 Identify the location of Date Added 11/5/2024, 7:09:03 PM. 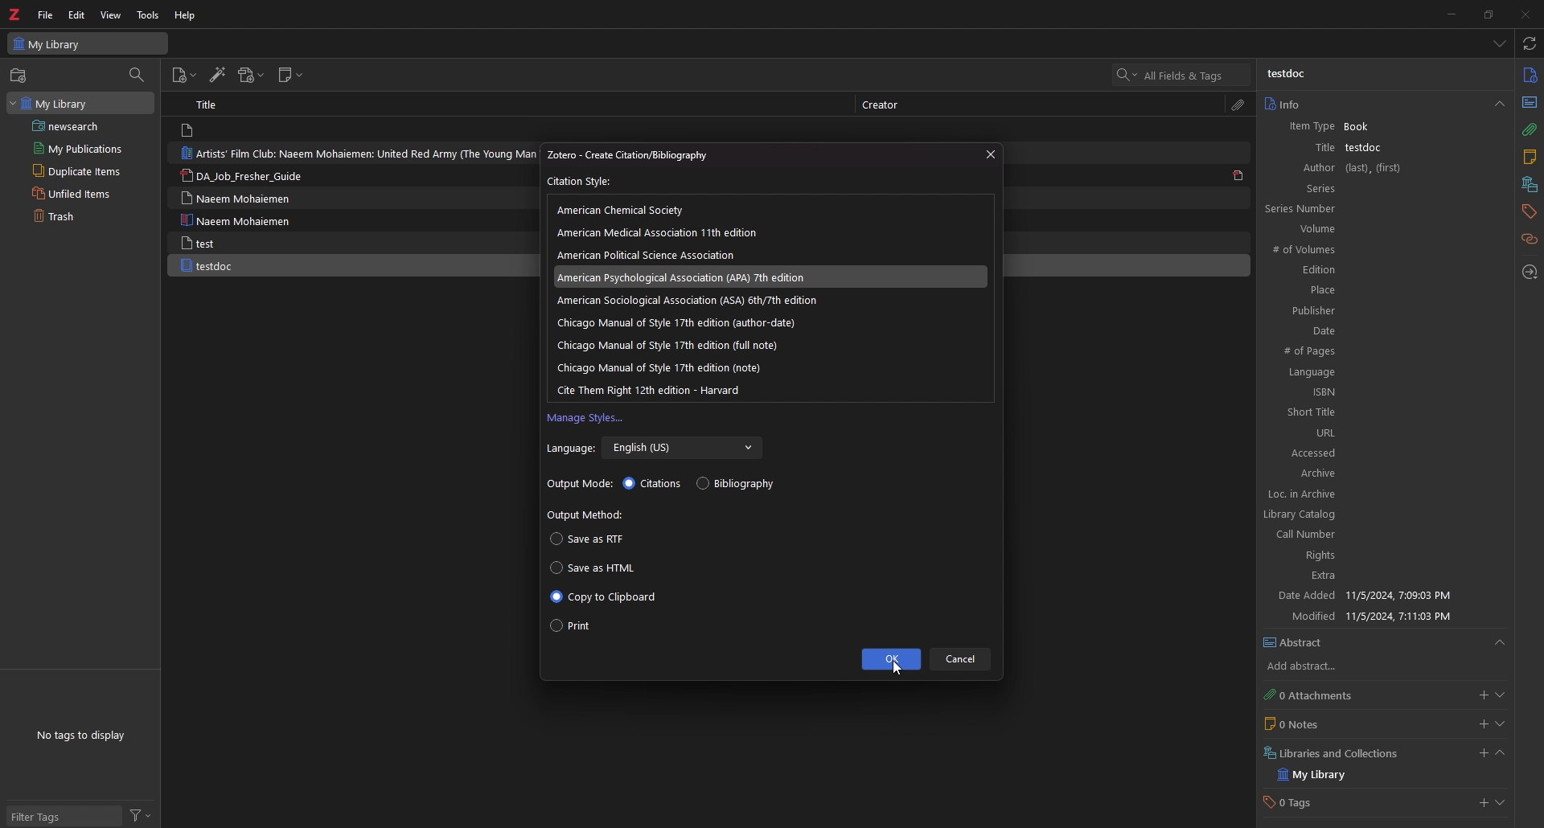
(1377, 596).